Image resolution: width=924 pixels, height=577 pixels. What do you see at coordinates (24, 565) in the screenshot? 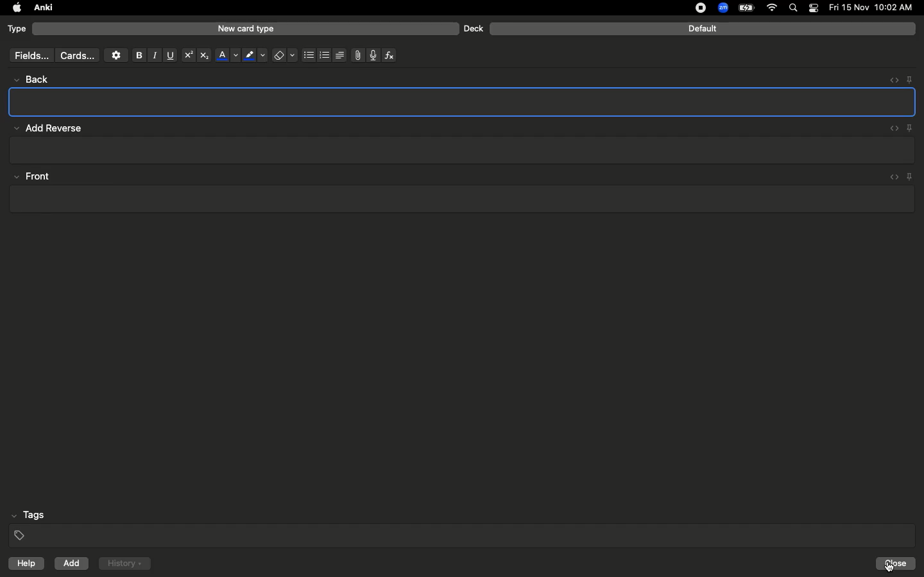
I see `help` at bounding box center [24, 565].